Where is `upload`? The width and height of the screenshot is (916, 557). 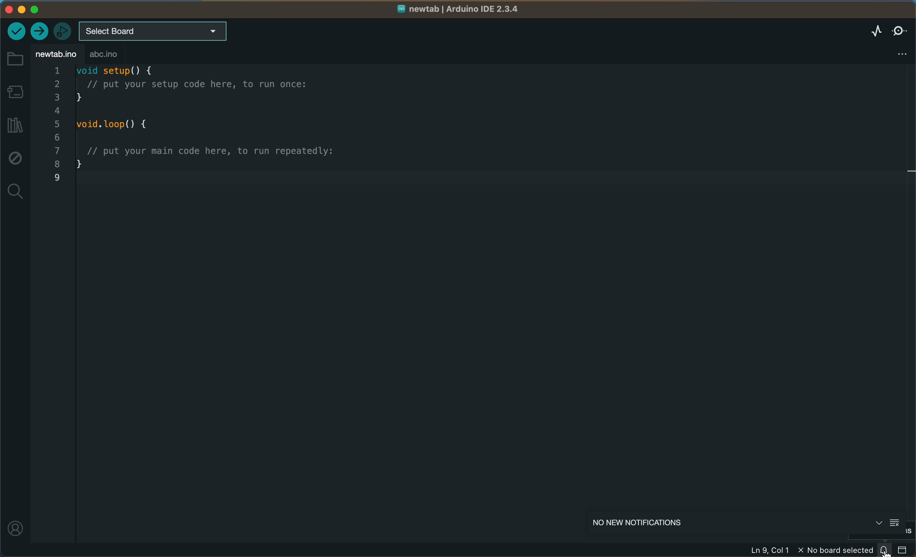
upload is located at coordinates (40, 30).